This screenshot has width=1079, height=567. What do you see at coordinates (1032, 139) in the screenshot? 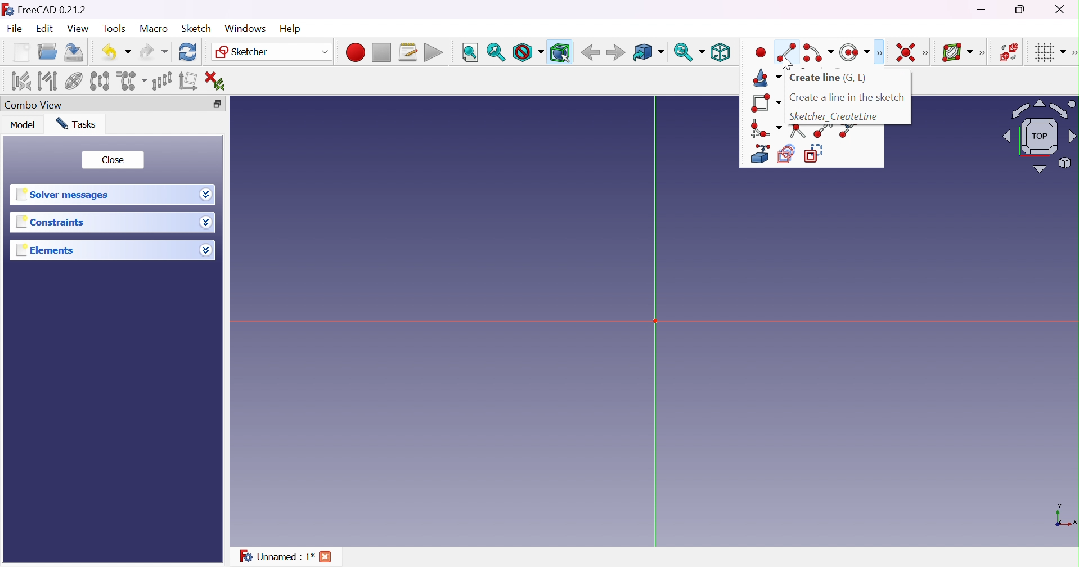
I see `viewing angle` at bounding box center [1032, 139].